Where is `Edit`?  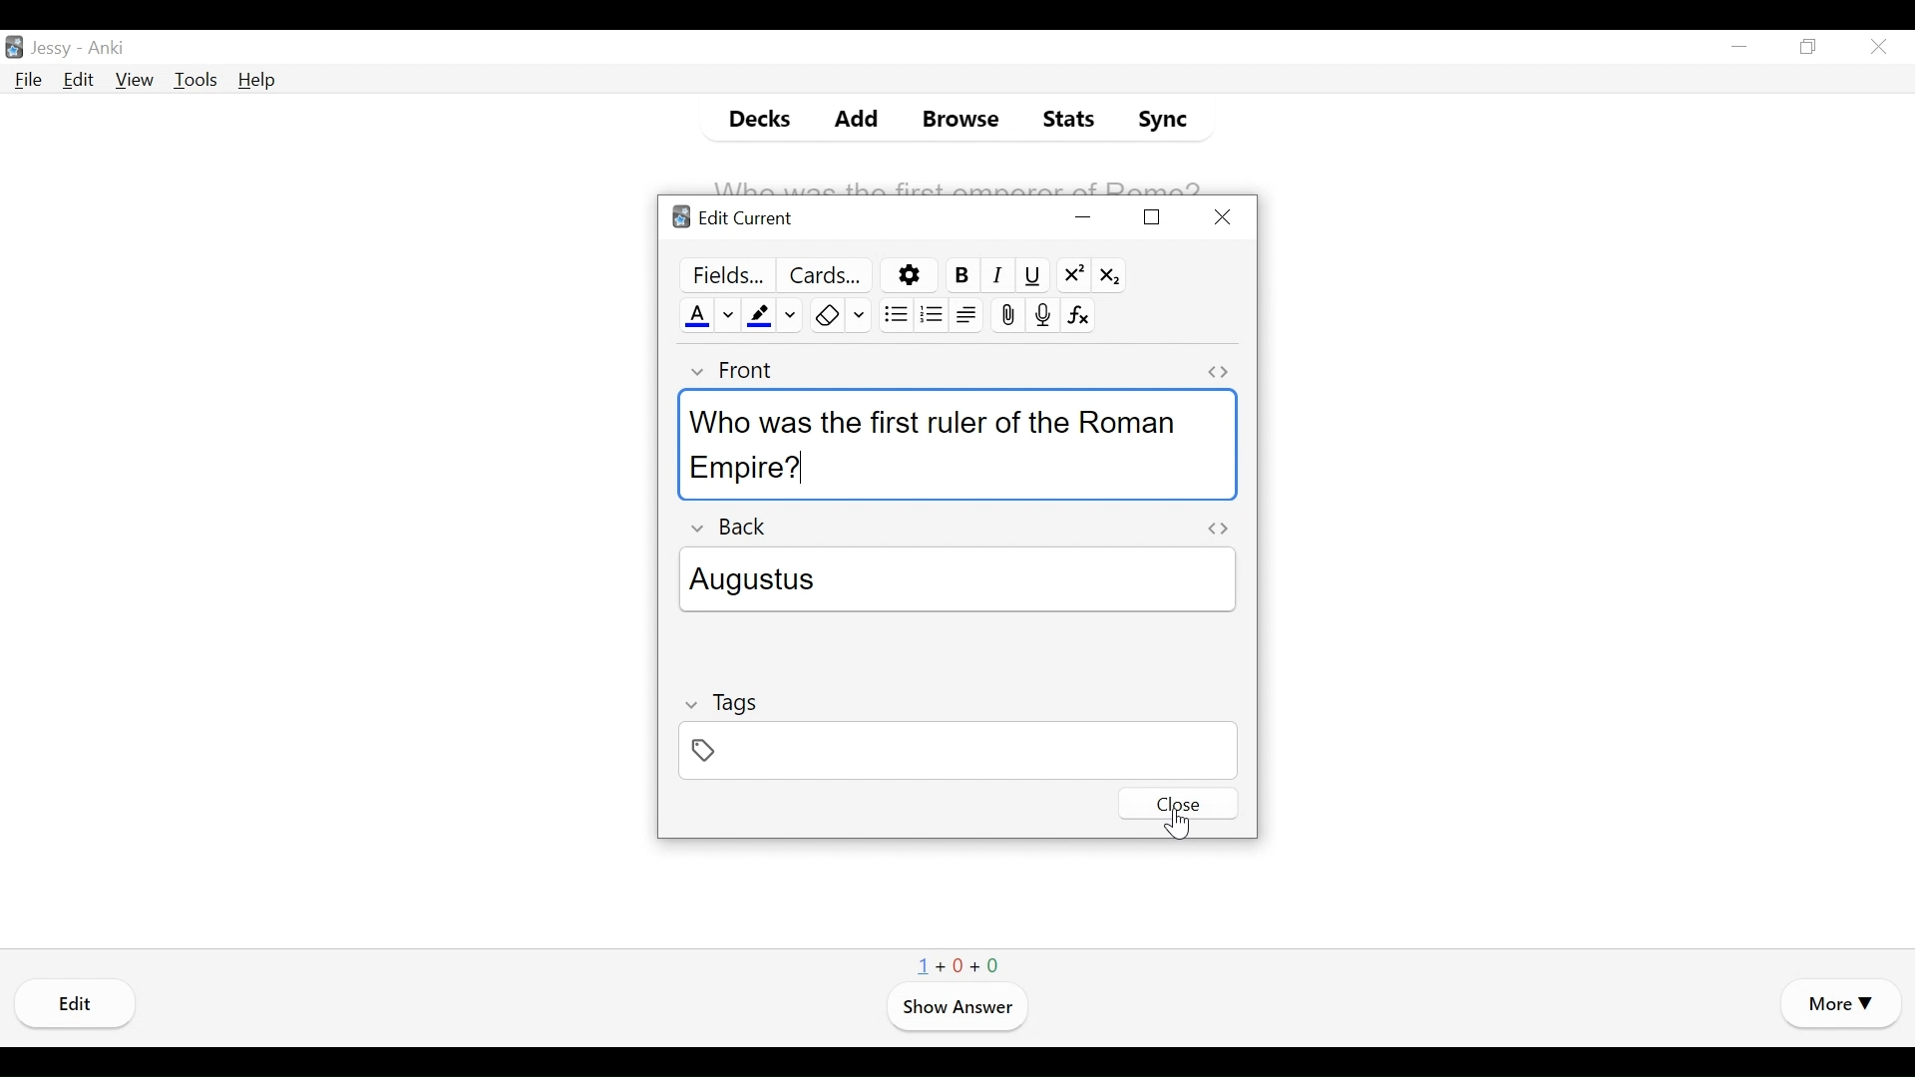 Edit is located at coordinates (79, 80).